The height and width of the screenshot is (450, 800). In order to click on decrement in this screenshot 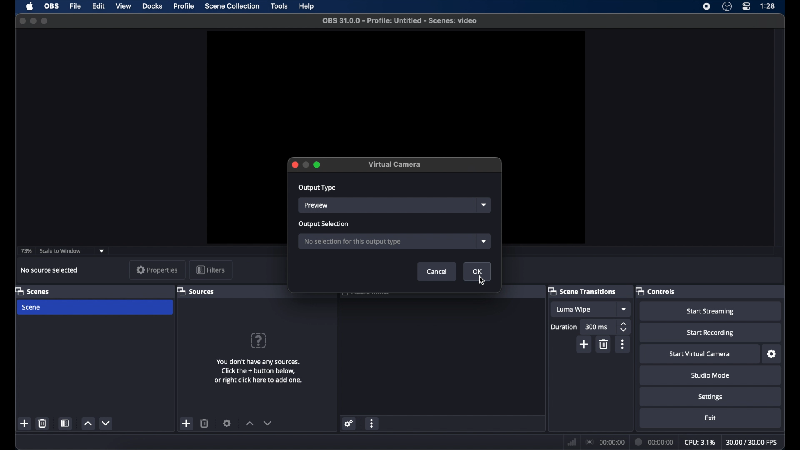, I will do `click(107, 423)`.